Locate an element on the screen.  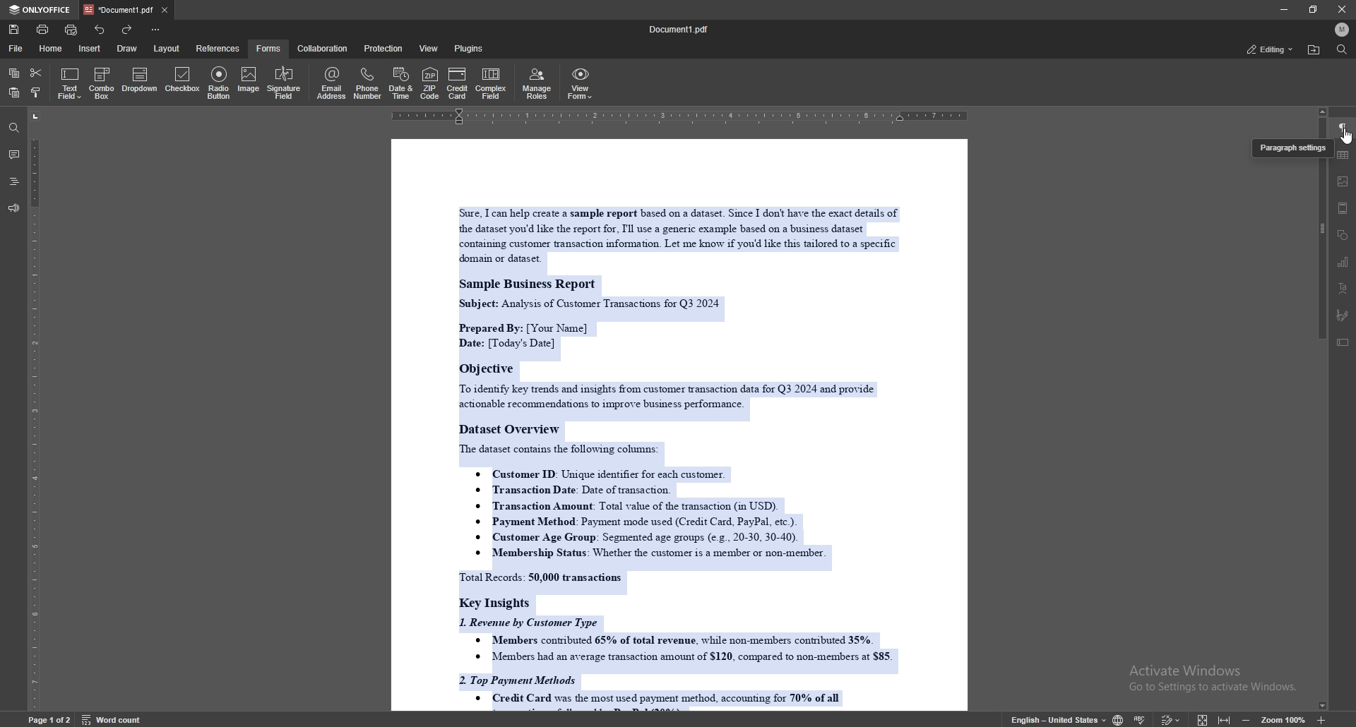
date and time is located at coordinates (400, 83).